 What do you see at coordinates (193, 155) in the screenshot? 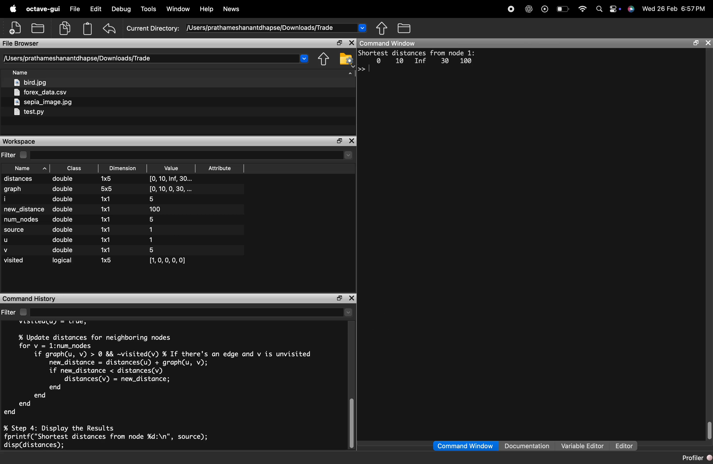
I see `select directory` at bounding box center [193, 155].